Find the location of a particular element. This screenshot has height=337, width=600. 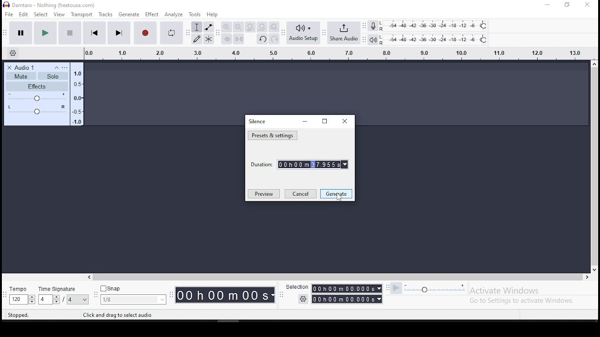

select is located at coordinates (42, 15).